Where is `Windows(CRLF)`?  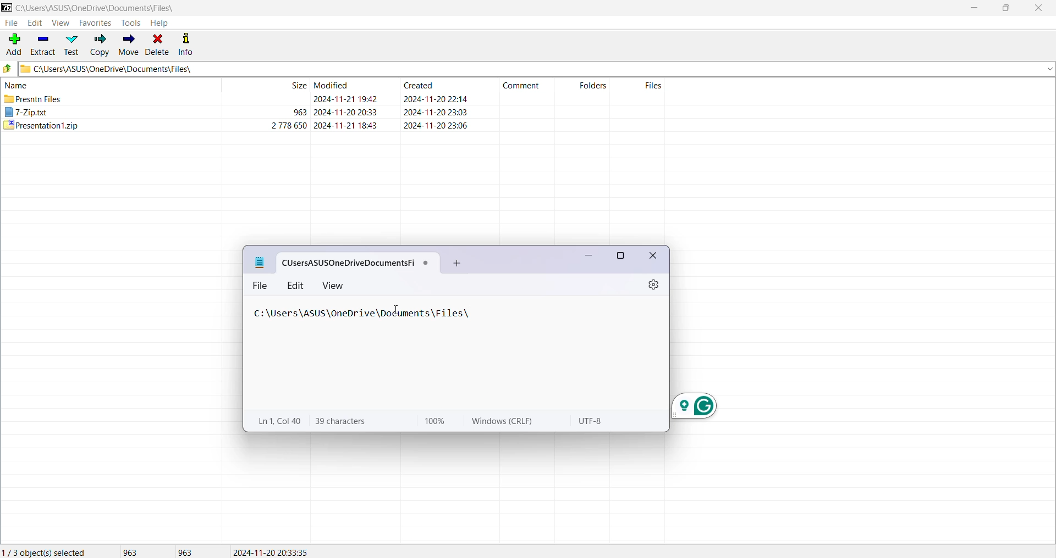
Windows(CRLF) is located at coordinates (502, 421).